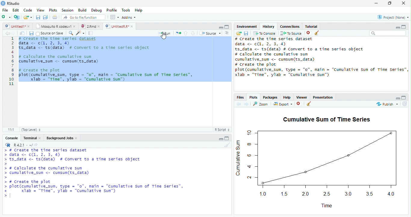  I want to click on Save, so click(247, 33).